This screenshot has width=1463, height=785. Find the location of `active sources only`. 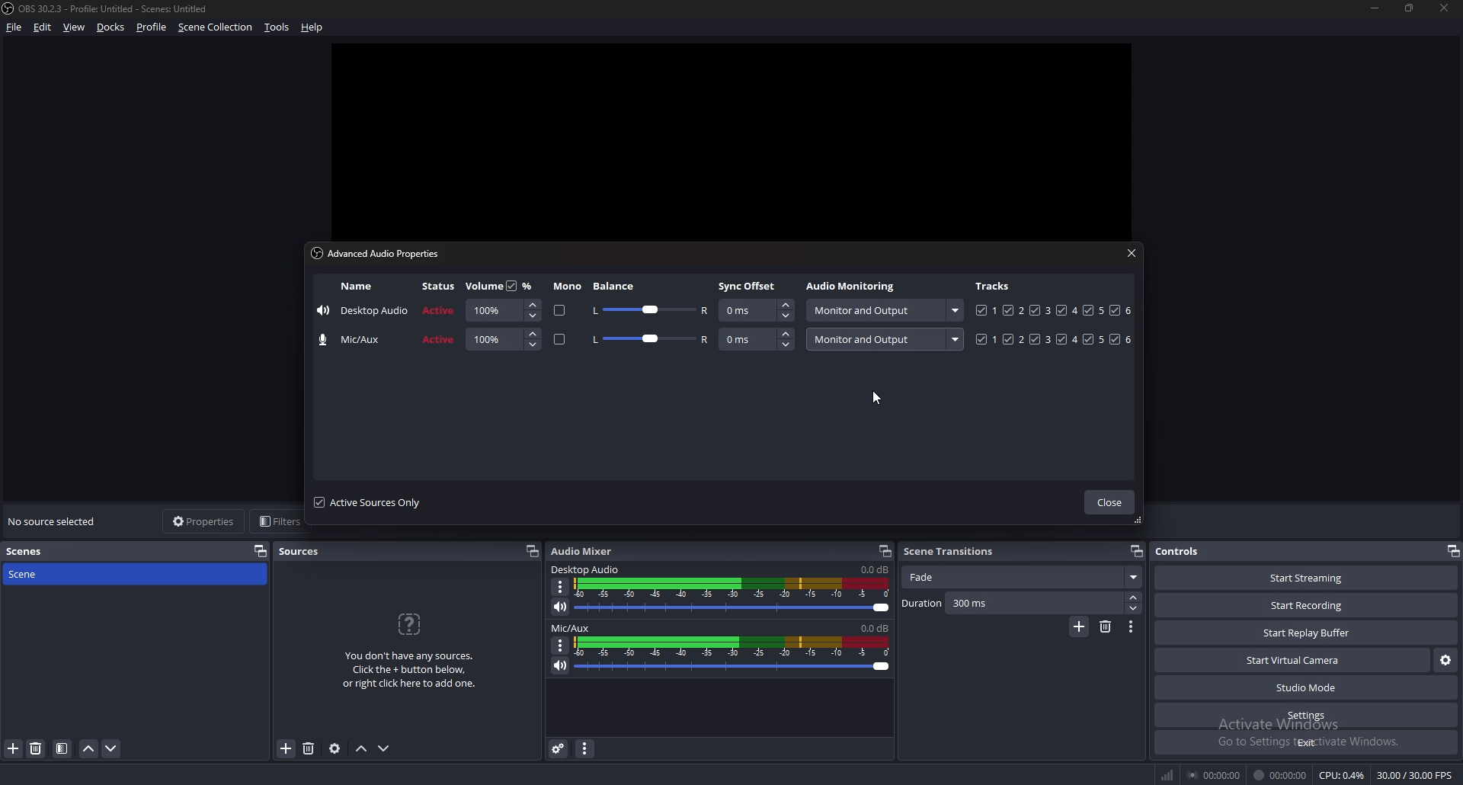

active sources only is located at coordinates (373, 503).